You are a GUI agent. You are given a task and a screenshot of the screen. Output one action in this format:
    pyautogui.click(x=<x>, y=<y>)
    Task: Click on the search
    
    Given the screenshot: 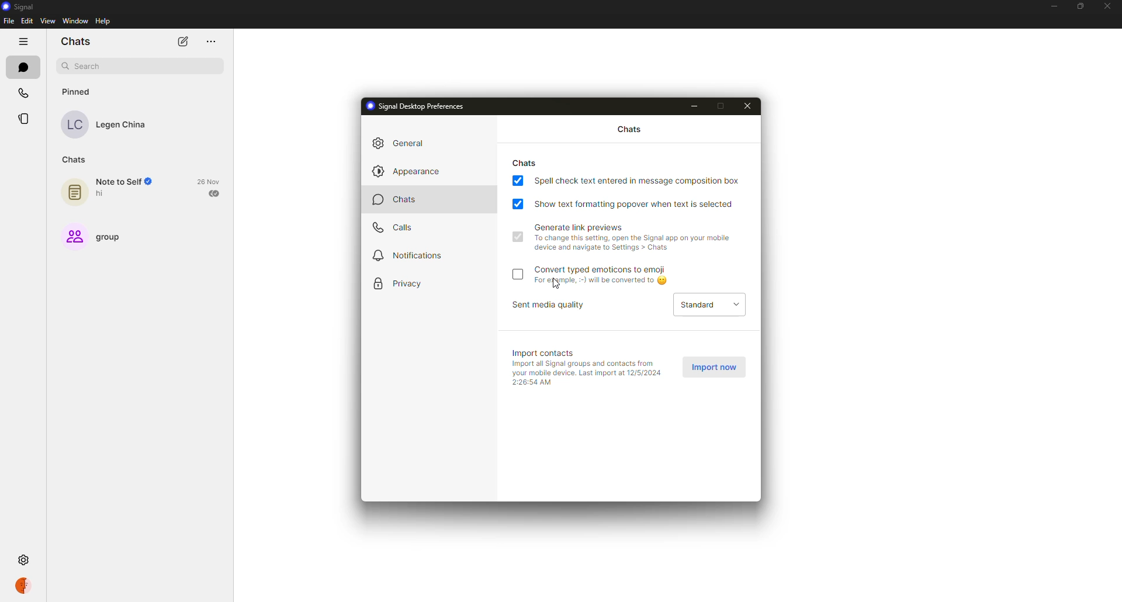 What is the action you would take?
    pyautogui.click(x=84, y=65)
    